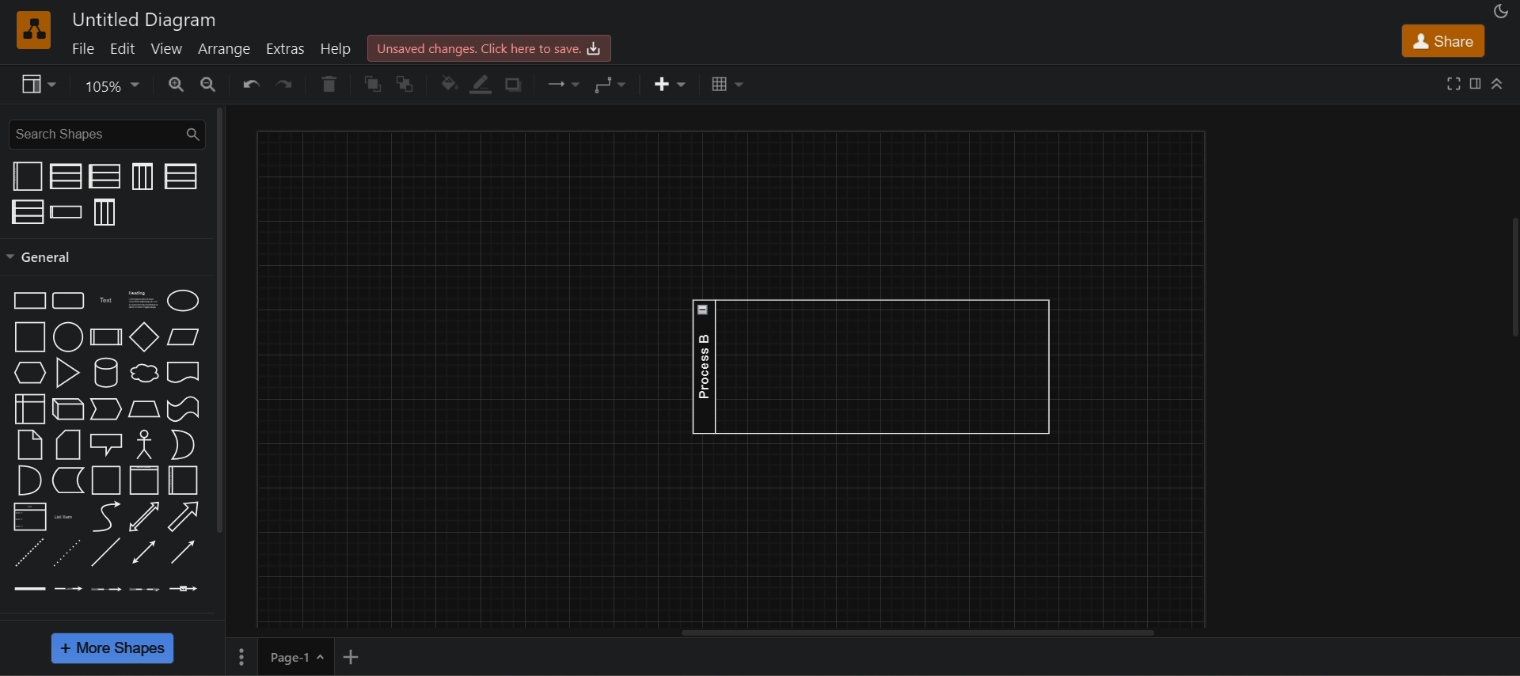 The height and width of the screenshot is (676, 1520). What do you see at coordinates (114, 84) in the screenshot?
I see `Zoom` at bounding box center [114, 84].